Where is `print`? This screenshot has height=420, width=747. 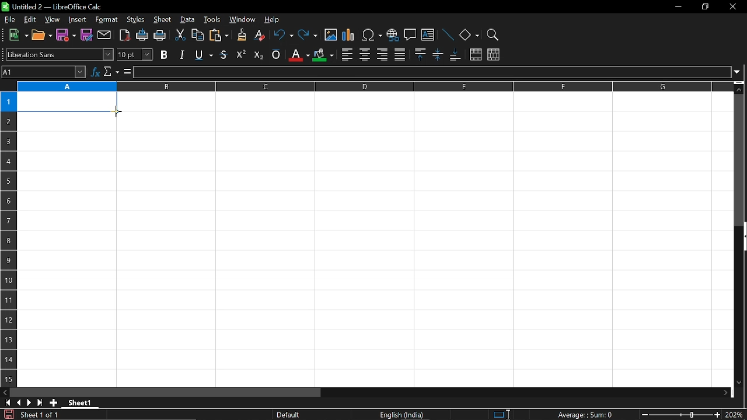
print is located at coordinates (160, 36).